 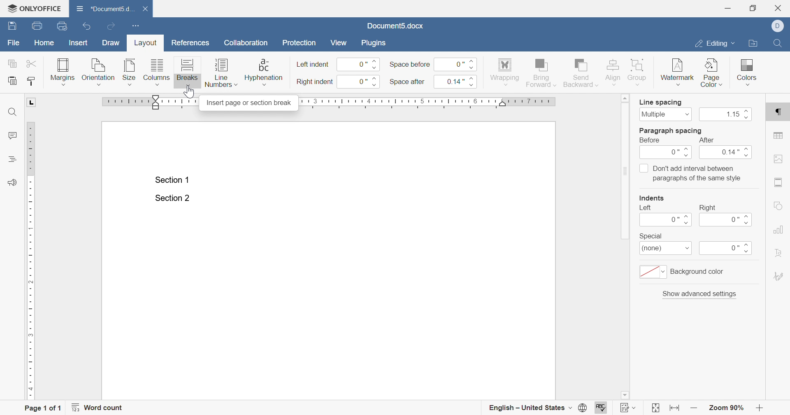 I want to click on space before, so click(x=410, y=65).